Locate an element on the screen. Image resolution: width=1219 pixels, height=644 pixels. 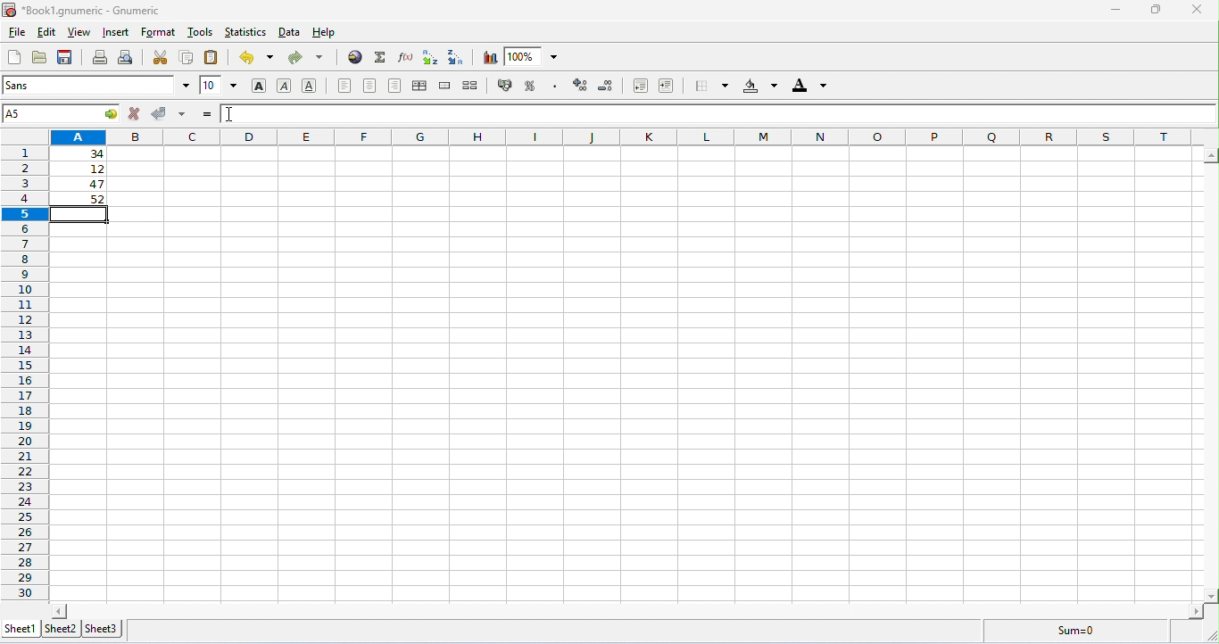
tools is located at coordinates (201, 31).